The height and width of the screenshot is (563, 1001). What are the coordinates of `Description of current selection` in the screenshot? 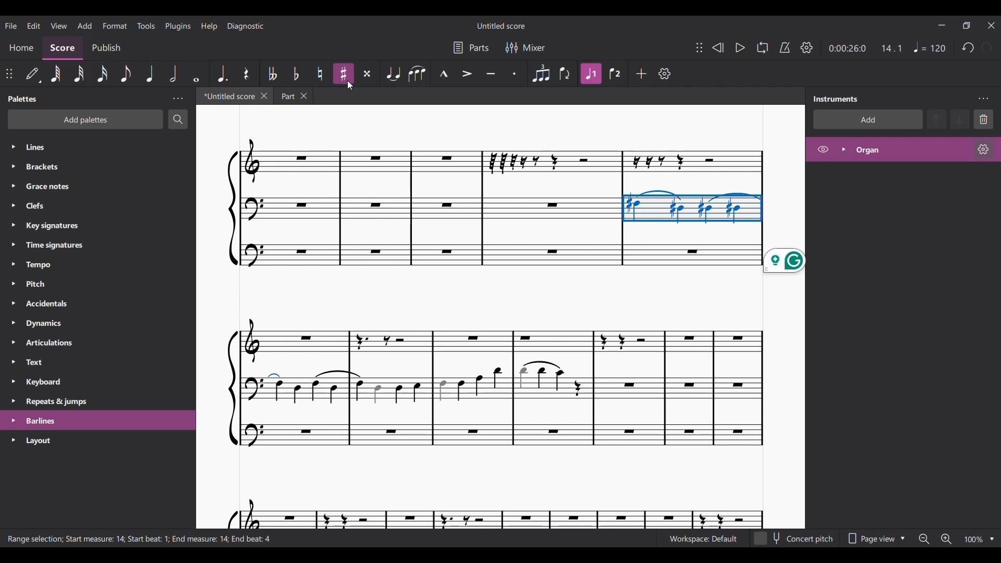 It's located at (140, 538).